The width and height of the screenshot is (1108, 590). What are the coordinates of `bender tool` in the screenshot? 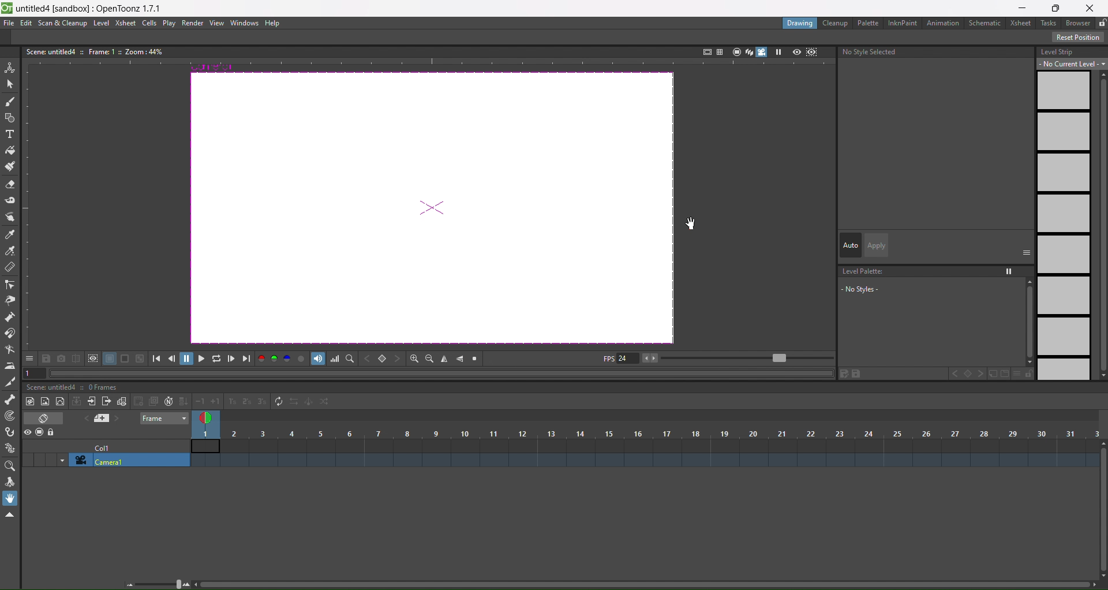 It's located at (10, 349).